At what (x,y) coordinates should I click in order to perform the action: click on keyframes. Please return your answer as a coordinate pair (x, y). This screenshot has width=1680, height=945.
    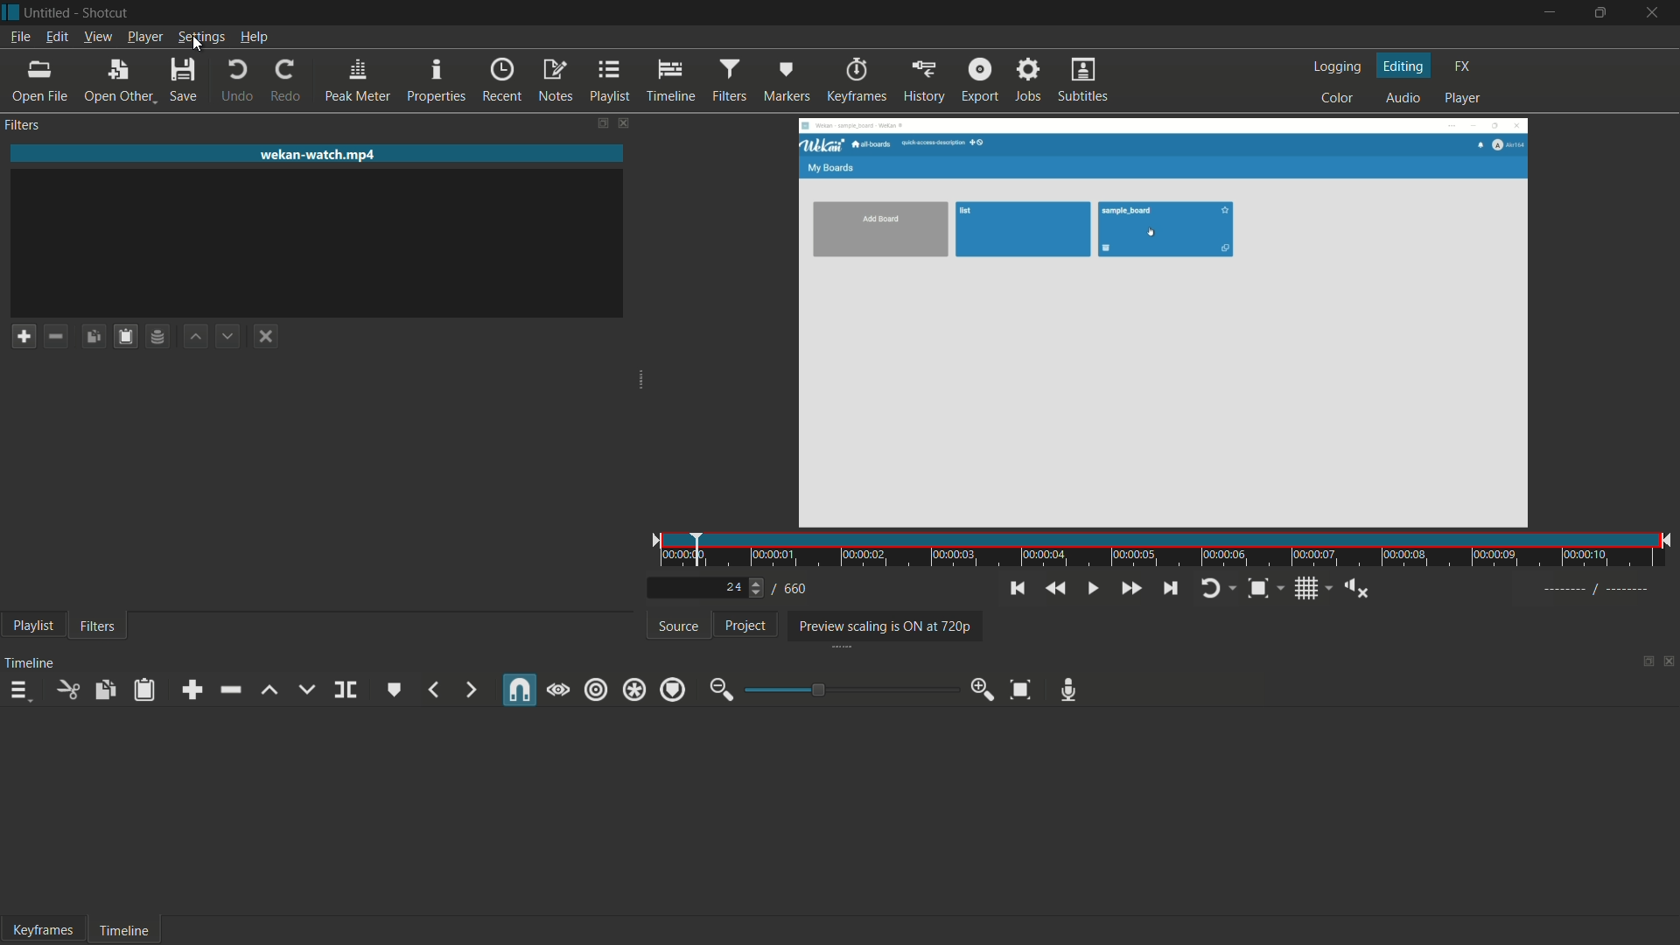
    Looking at the image, I should click on (857, 80).